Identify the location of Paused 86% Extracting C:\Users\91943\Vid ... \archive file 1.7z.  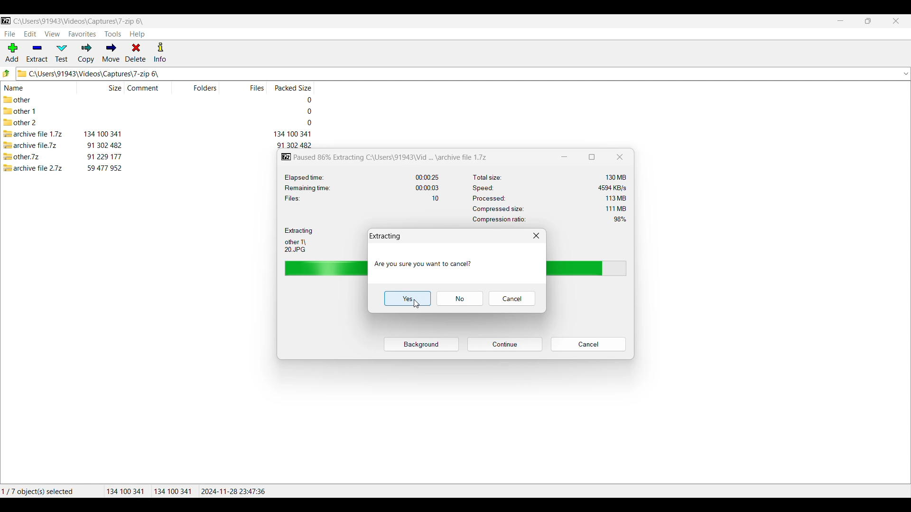
(388, 156).